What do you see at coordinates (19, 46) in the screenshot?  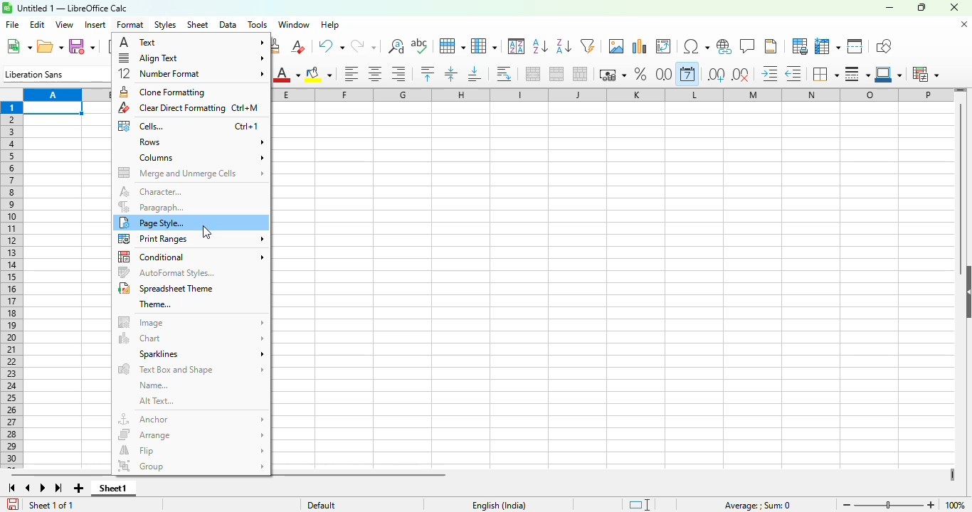 I see `new` at bounding box center [19, 46].